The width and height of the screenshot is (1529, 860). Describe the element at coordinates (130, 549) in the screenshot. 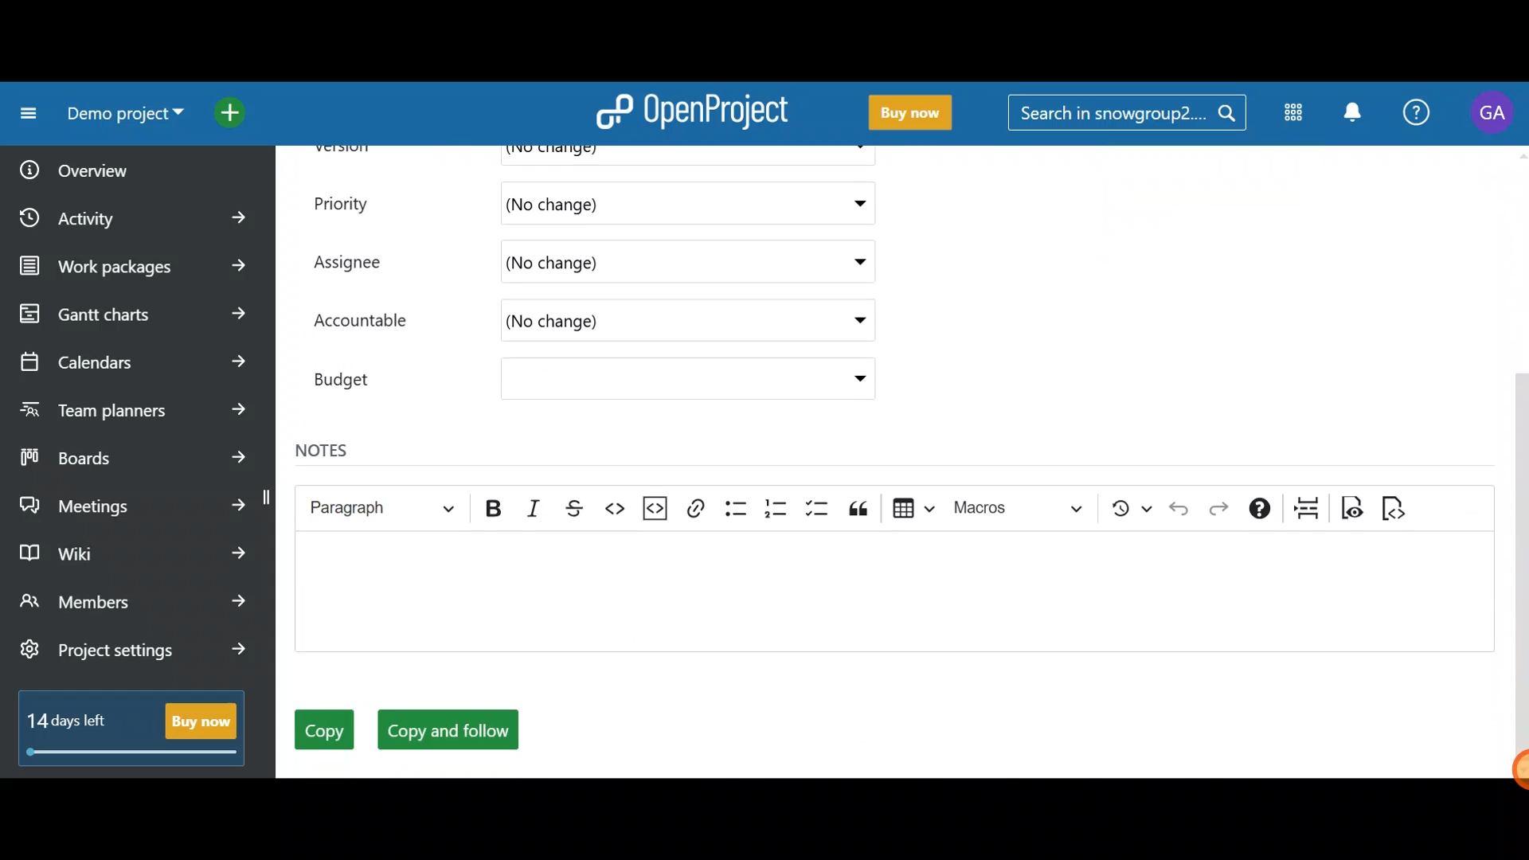

I see `Wiki` at that location.